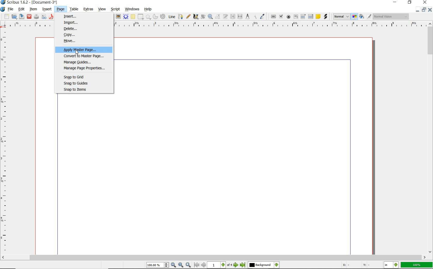  What do you see at coordinates (318, 16) in the screenshot?
I see `text annotation` at bounding box center [318, 16].